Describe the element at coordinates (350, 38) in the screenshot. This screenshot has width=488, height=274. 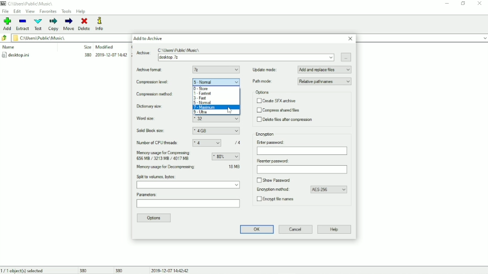
I see `Close` at that location.